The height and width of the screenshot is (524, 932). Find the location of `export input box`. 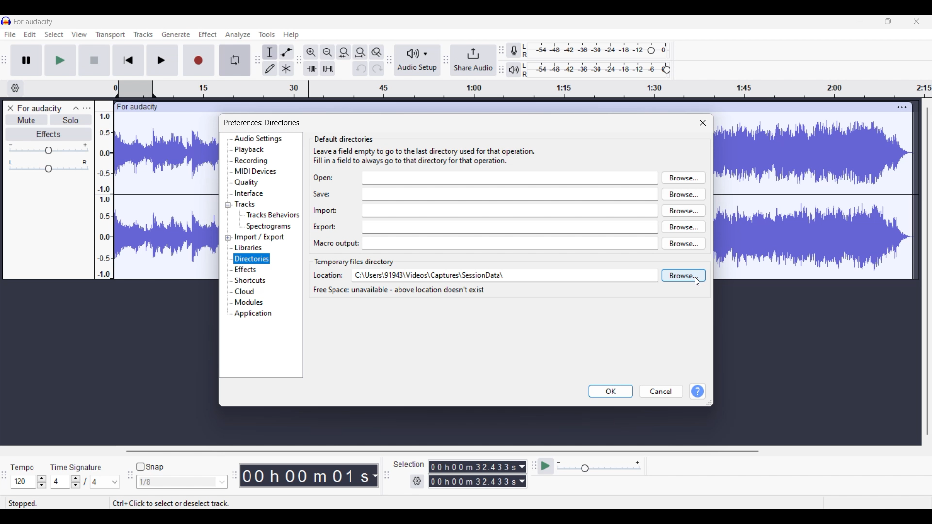

export input box is located at coordinates (511, 227).